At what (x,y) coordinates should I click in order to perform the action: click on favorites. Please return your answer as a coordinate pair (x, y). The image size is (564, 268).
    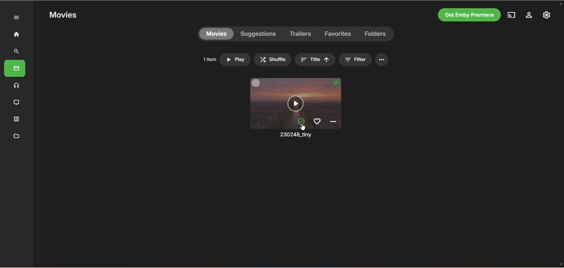
    Looking at the image, I should click on (339, 35).